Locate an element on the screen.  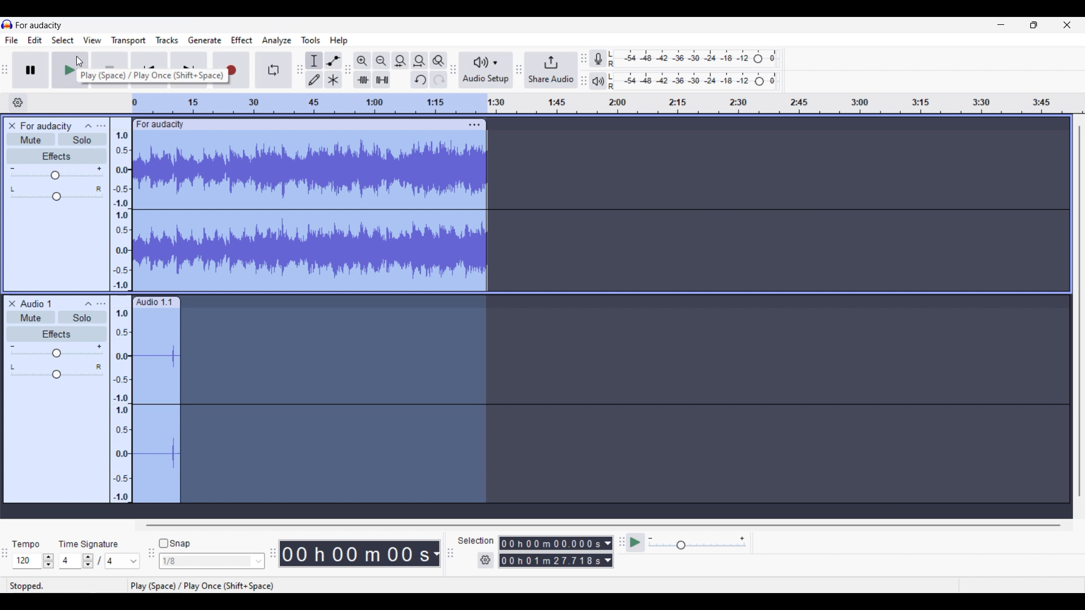
Settings is located at coordinates (485, 560).